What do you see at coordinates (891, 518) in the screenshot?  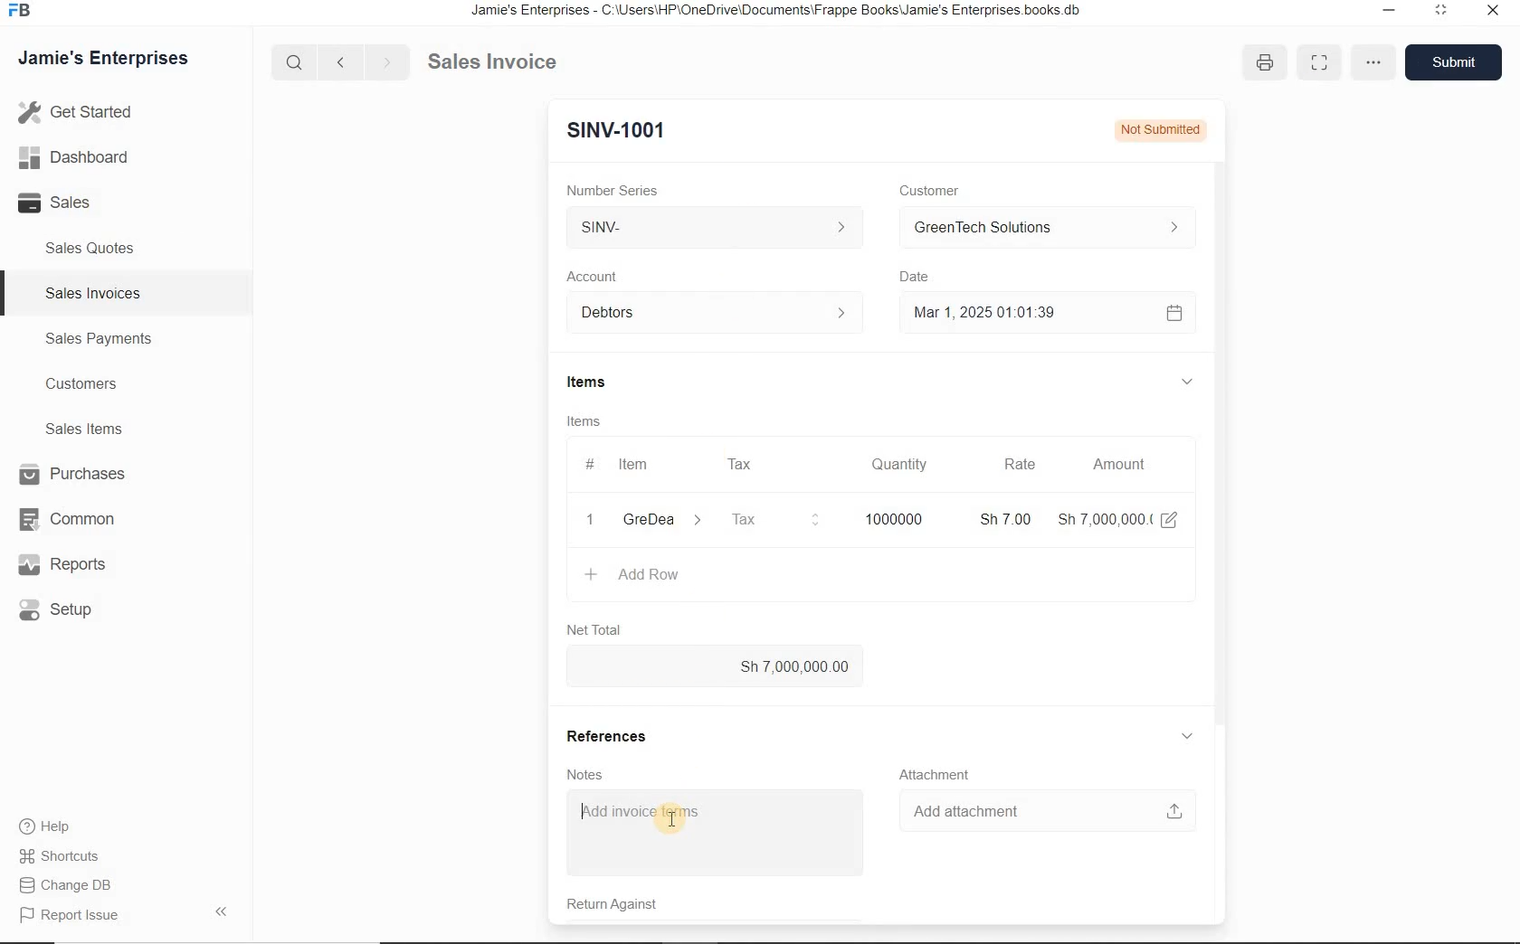 I see `1000000` at bounding box center [891, 518].